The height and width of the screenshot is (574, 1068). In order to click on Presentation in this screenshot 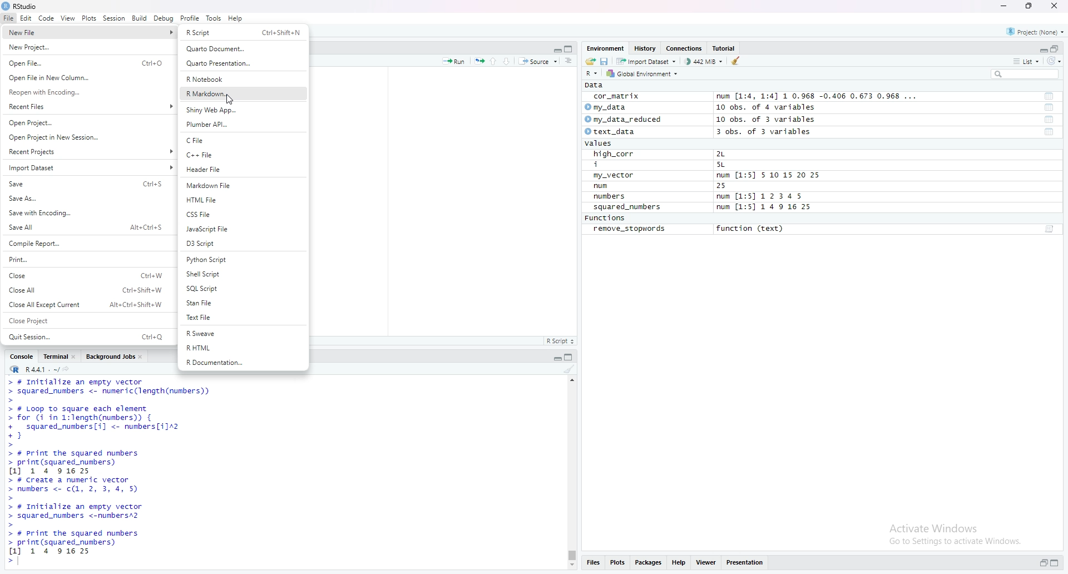, I will do `click(744, 563)`.